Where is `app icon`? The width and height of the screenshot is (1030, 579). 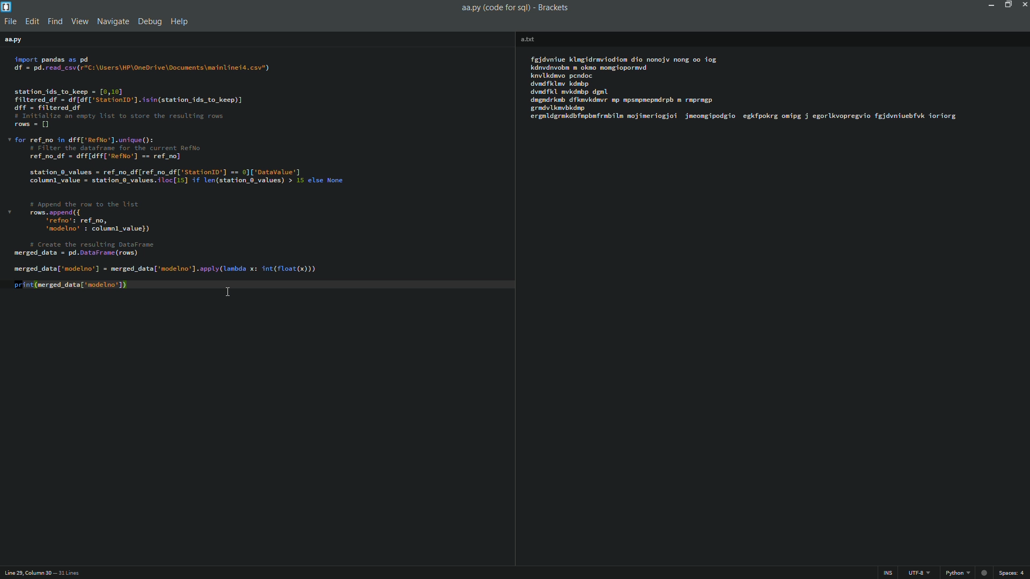
app icon is located at coordinates (7, 7).